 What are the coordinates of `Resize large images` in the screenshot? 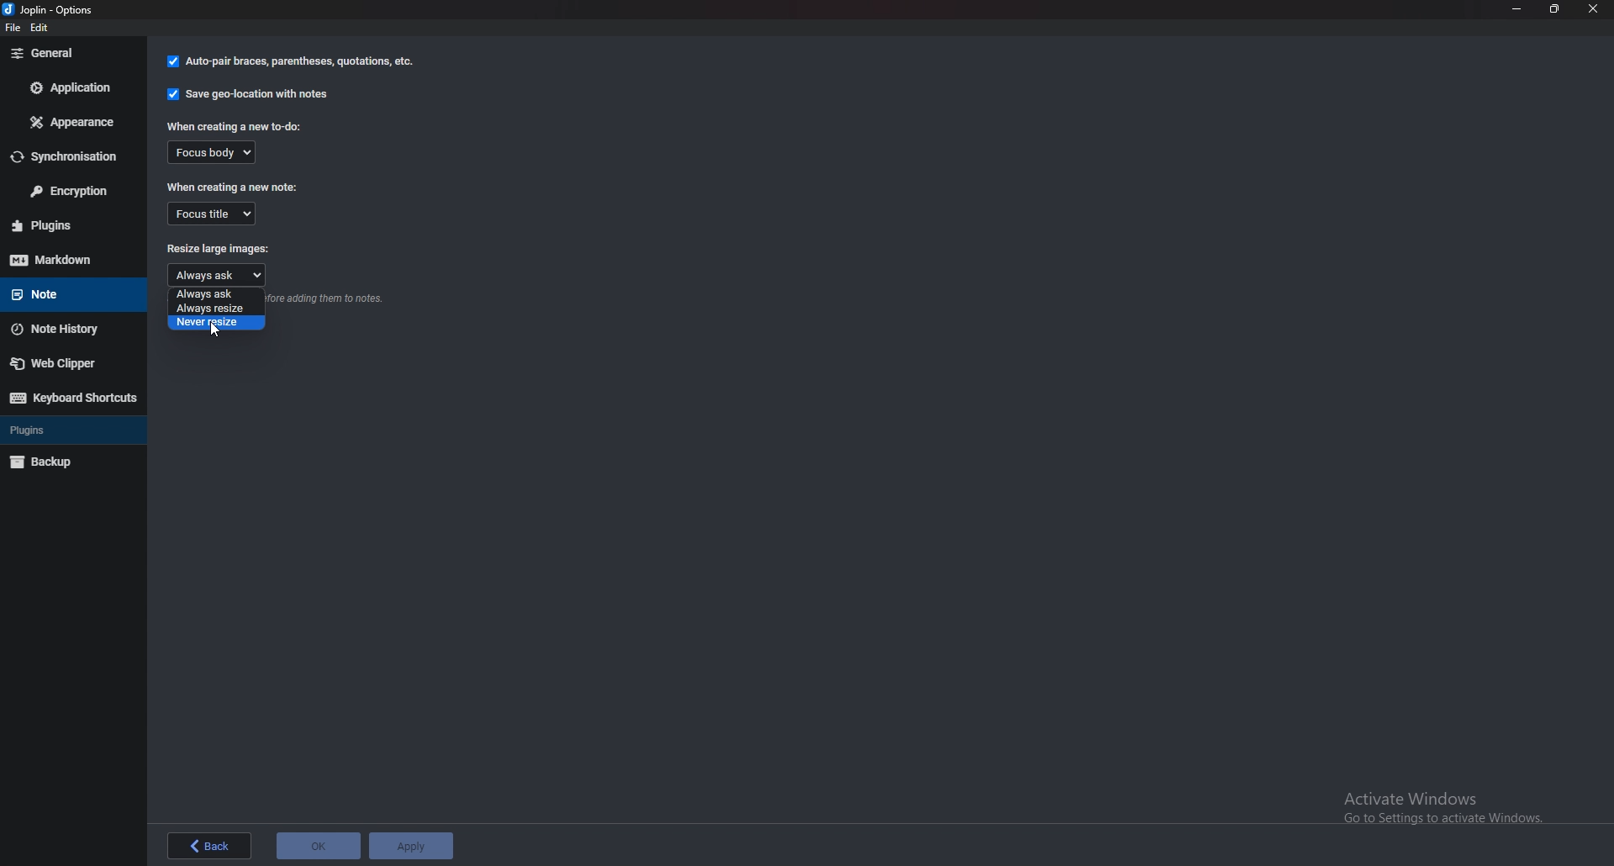 It's located at (219, 250).